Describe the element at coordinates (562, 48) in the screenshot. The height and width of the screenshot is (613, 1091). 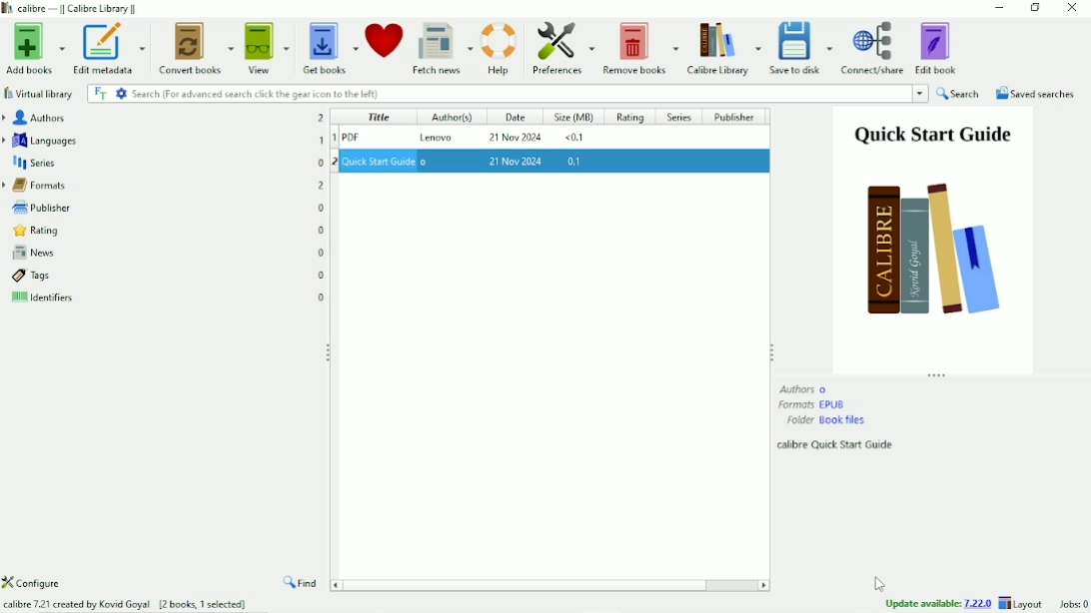
I see `Preferences` at that location.